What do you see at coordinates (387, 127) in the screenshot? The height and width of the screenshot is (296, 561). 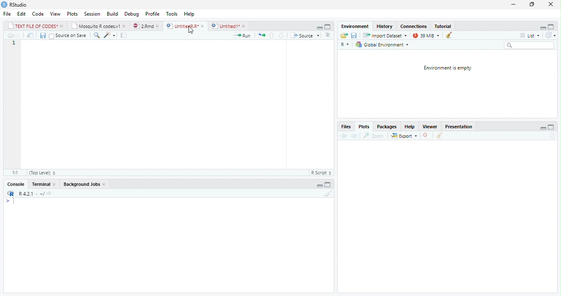 I see `Packages` at bounding box center [387, 127].